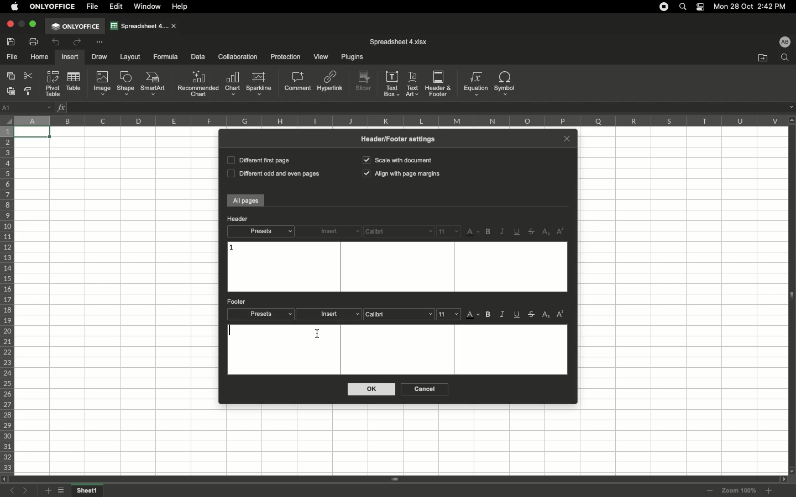  What do you see at coordinates (350, 57) in the screenshot?
I see `Plugins` at bounding box center [350, 57].